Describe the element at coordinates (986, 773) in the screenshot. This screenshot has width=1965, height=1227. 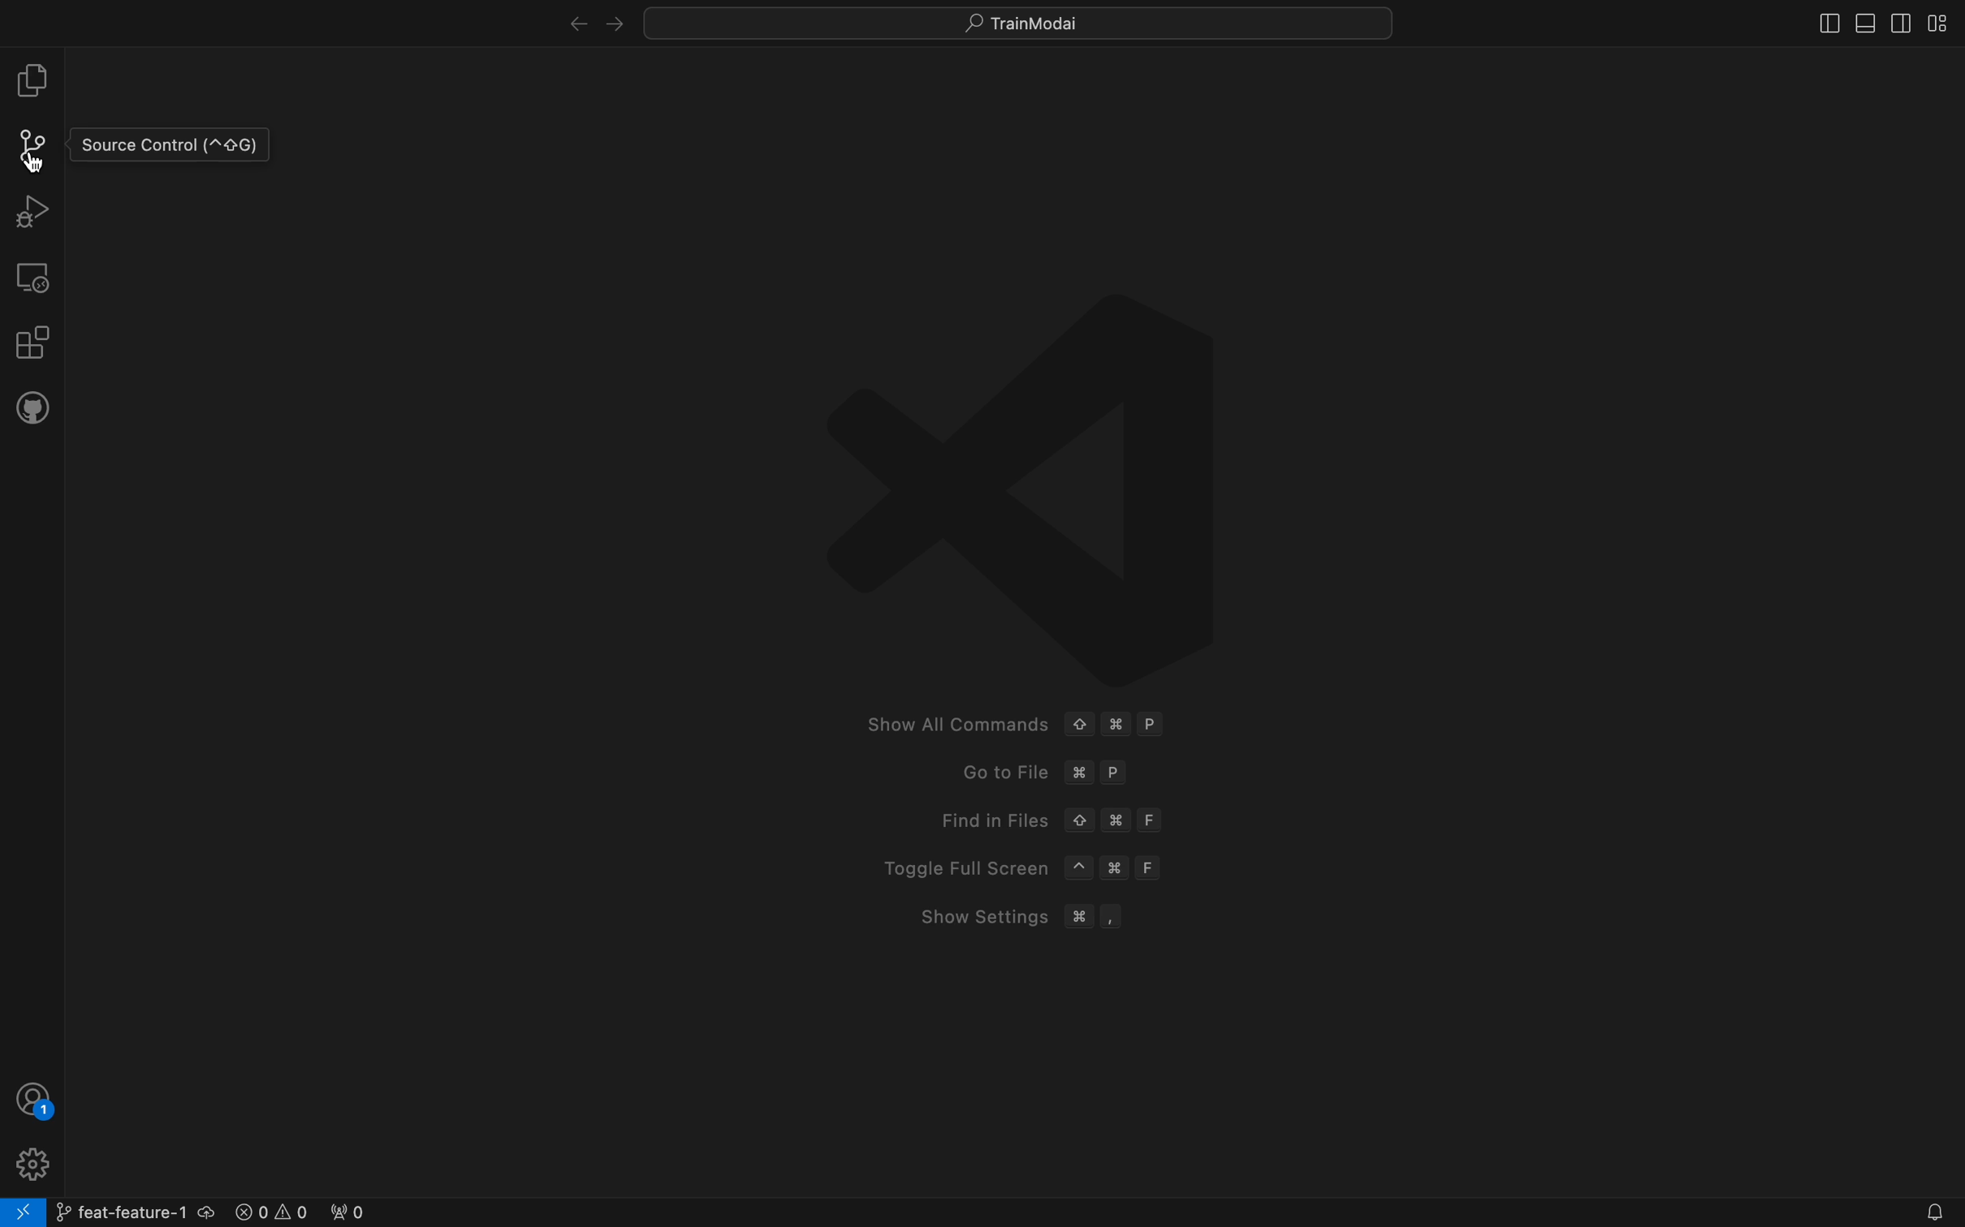
I see `Go to File` at that location.